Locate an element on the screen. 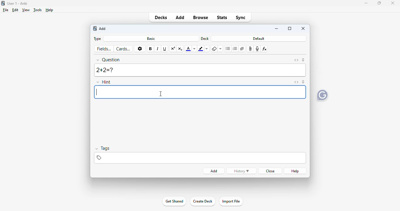 The height and width of the screenshot is (211, 400). superscript is located at coordinates (173, 49).